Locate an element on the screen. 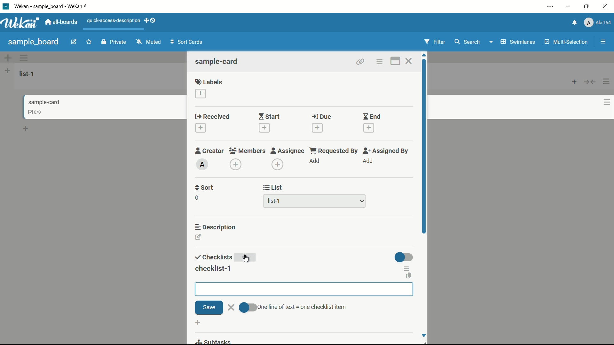 Image resolution: width=614 pixels, height=345 pixels. add date is located at coordinates (369, 128).